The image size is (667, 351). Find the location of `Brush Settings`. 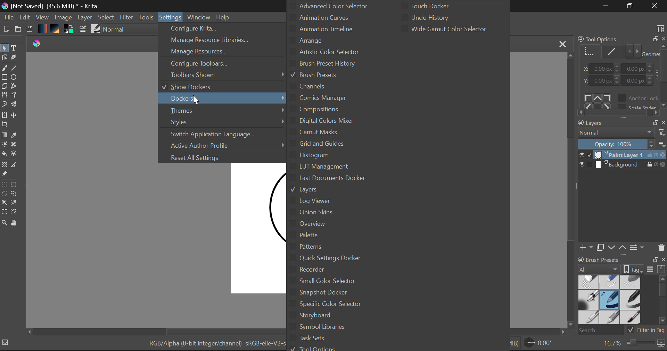

Brush Settings is located at coordinates (83, 29).